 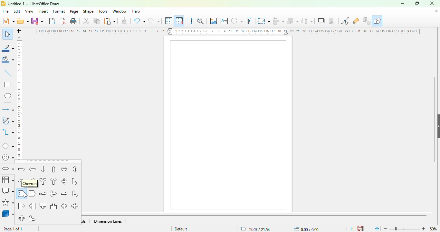 I want to click on right arrow, so click(x=21, y=169).